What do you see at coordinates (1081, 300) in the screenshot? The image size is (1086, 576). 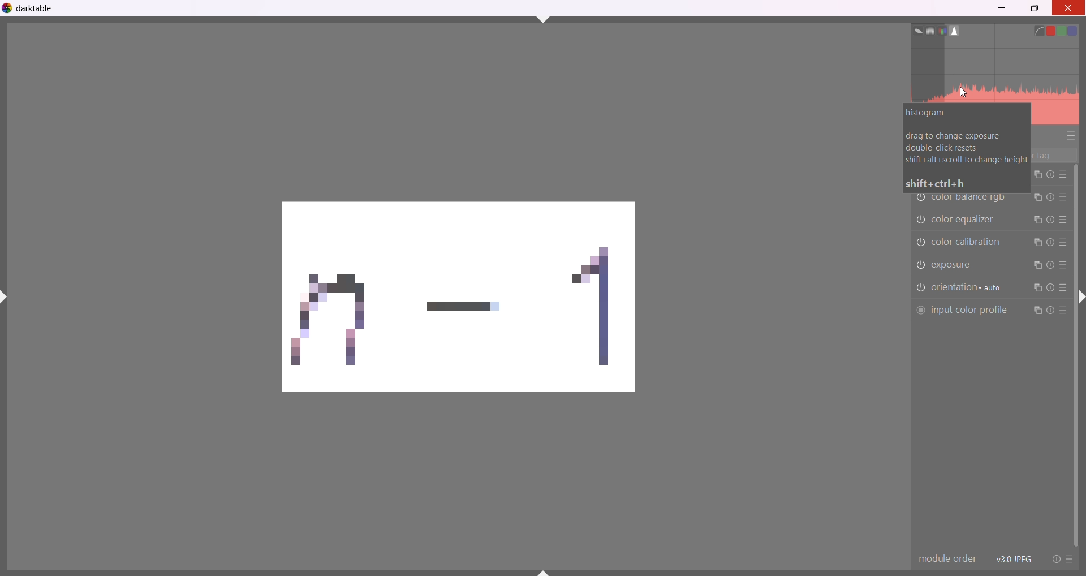 I see `shift+ctrl+r` at bounding box center [1081, 300].